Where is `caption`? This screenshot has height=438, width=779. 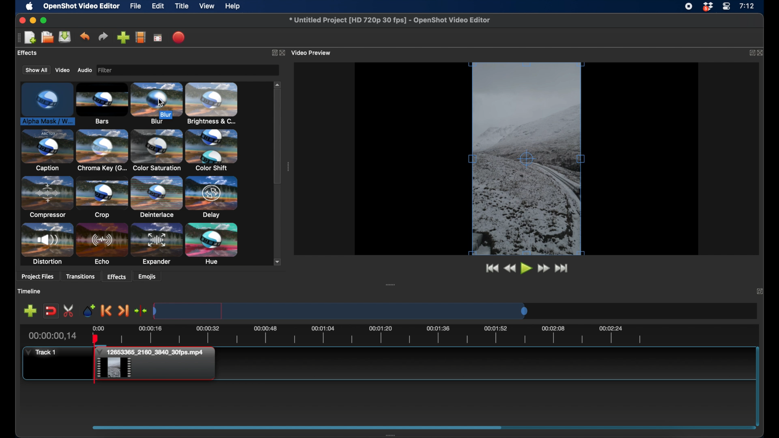 caption is located at coordinates (47, 150).